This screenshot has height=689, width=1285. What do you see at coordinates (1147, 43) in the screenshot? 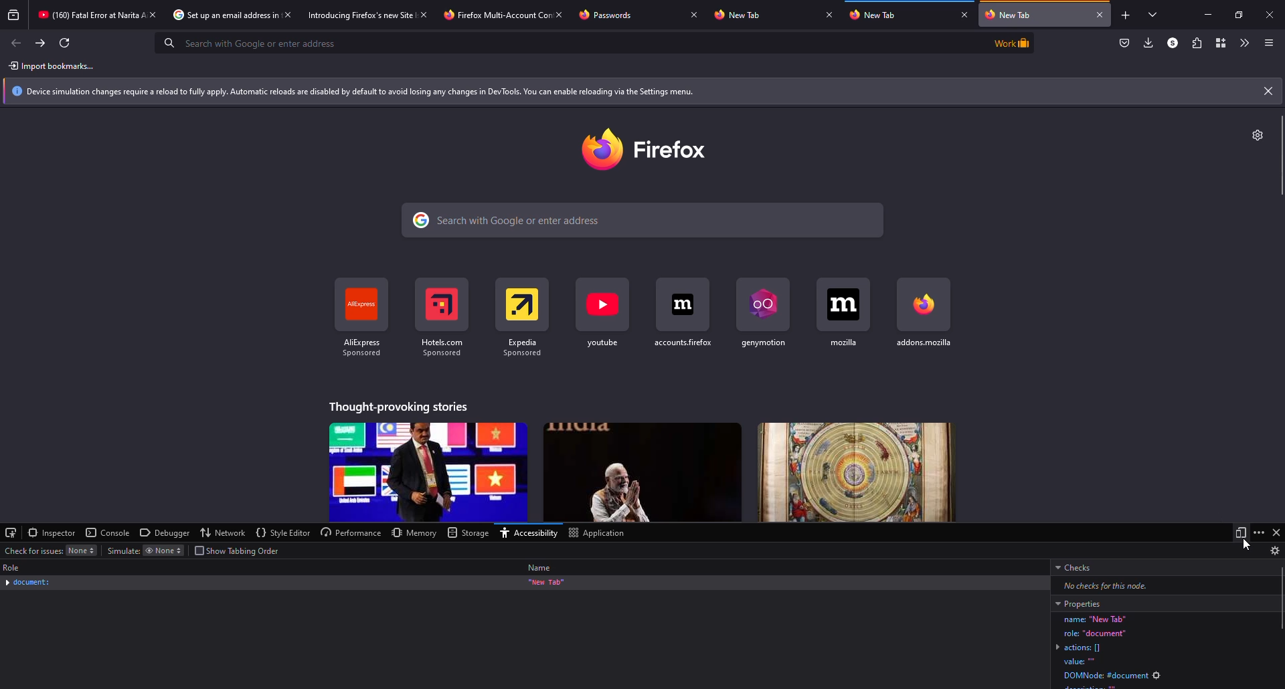
I see `downloads` at bounding box center [1147, 43].